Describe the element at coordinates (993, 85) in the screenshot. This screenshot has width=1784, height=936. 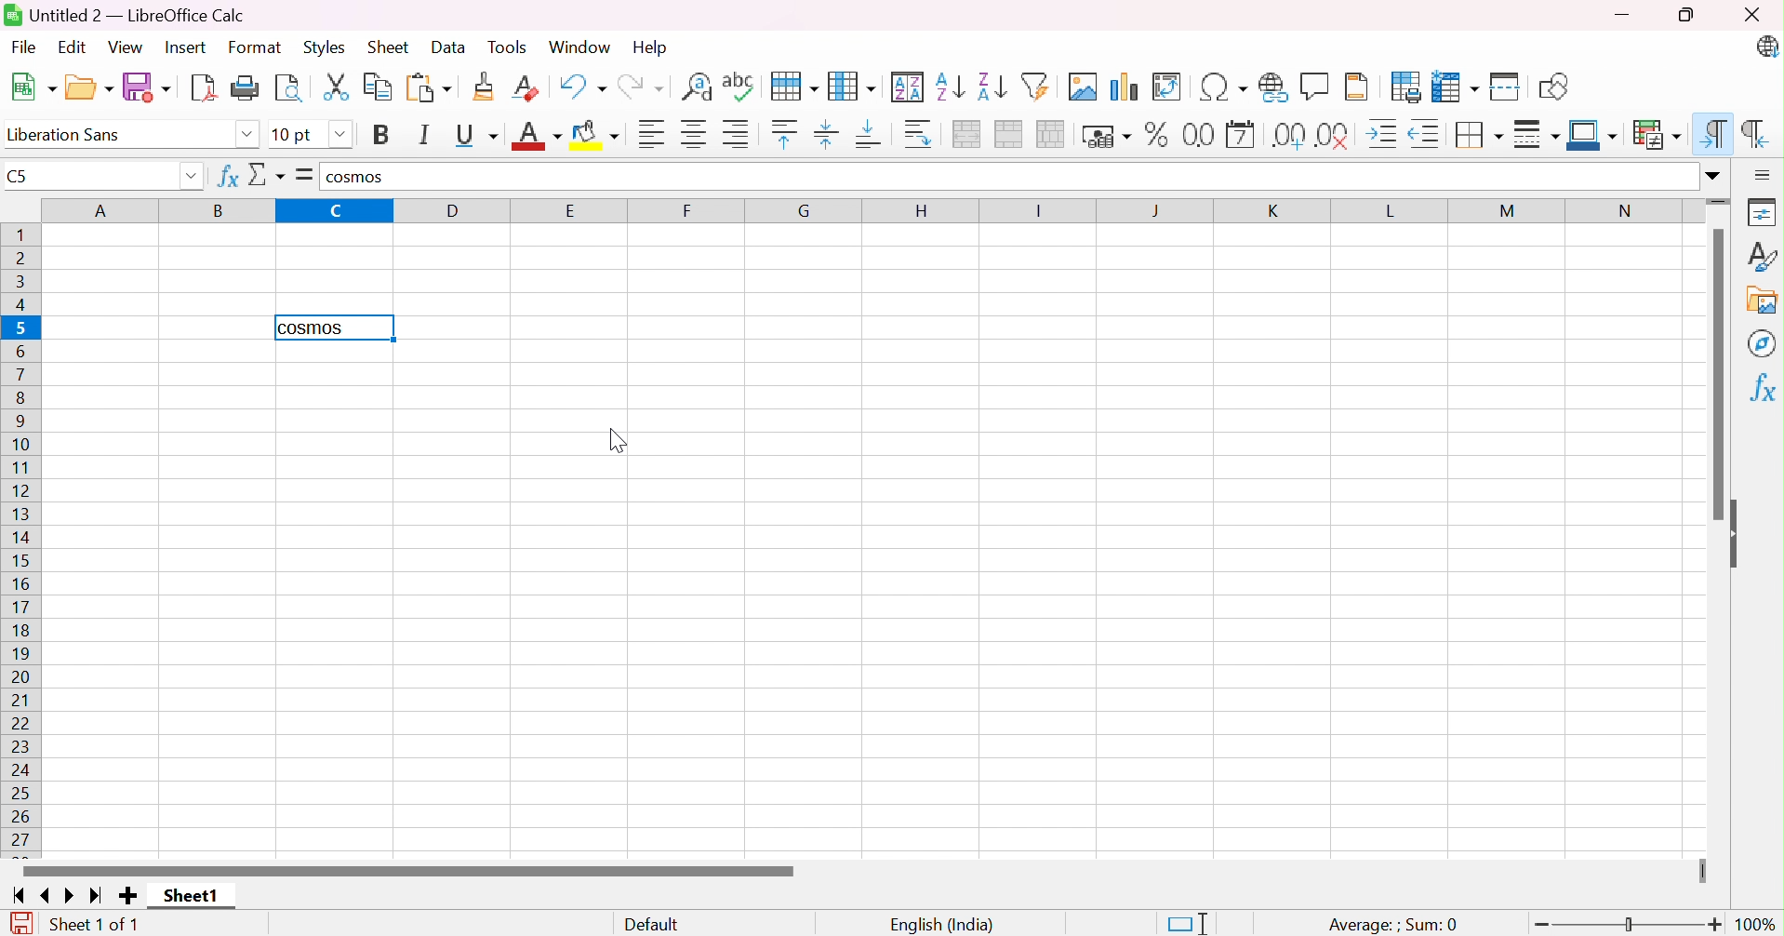
I see `Sort Descending` at that location.